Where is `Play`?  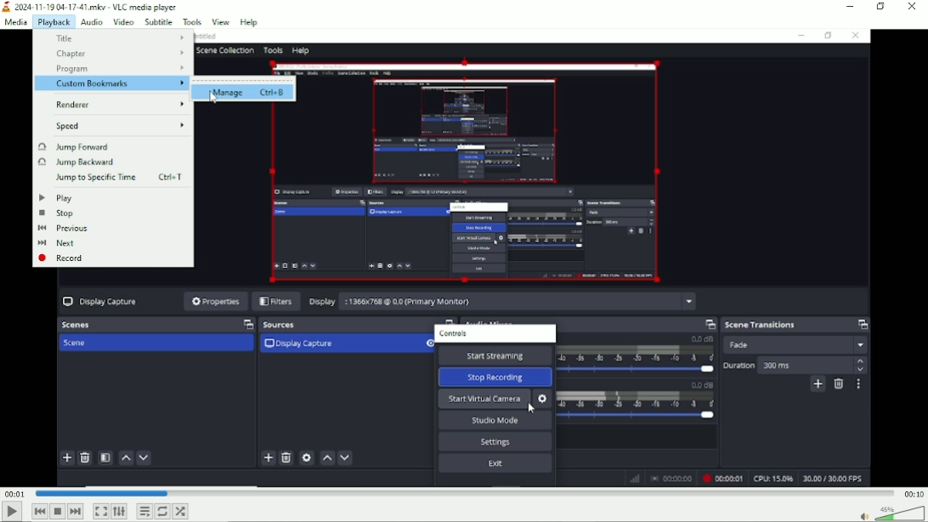 Play is located at coordinates (56, 198).